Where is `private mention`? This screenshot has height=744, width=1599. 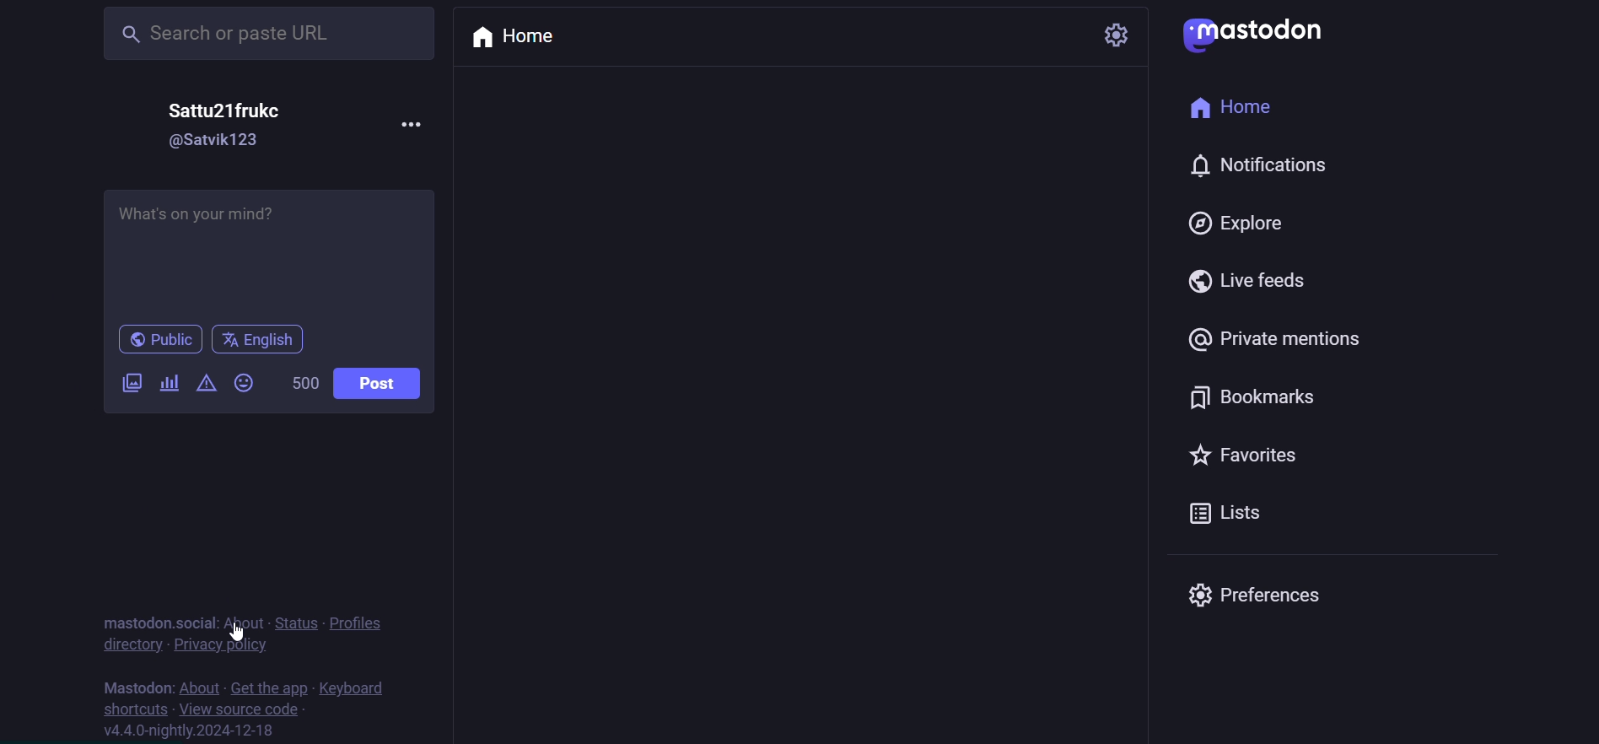 private mention is located at coordinates (1287, 334).